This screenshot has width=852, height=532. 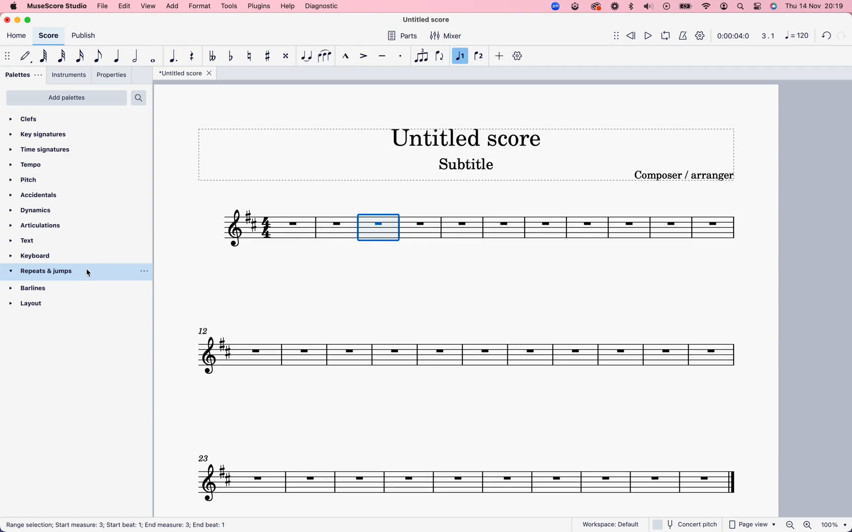 What do you see at coordinates (684, 524) in the screenshot?
I see `concert pitch` at bounding box center [684, 524].